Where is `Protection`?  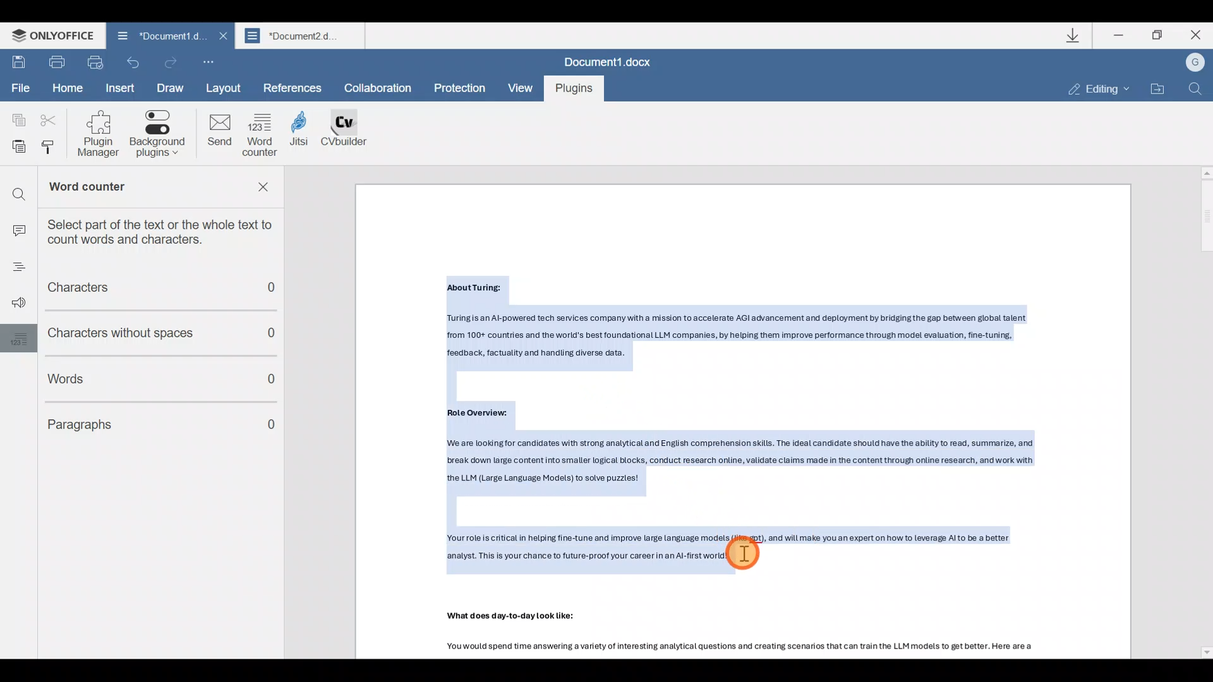 Protection is located at coordinates (459, 87).